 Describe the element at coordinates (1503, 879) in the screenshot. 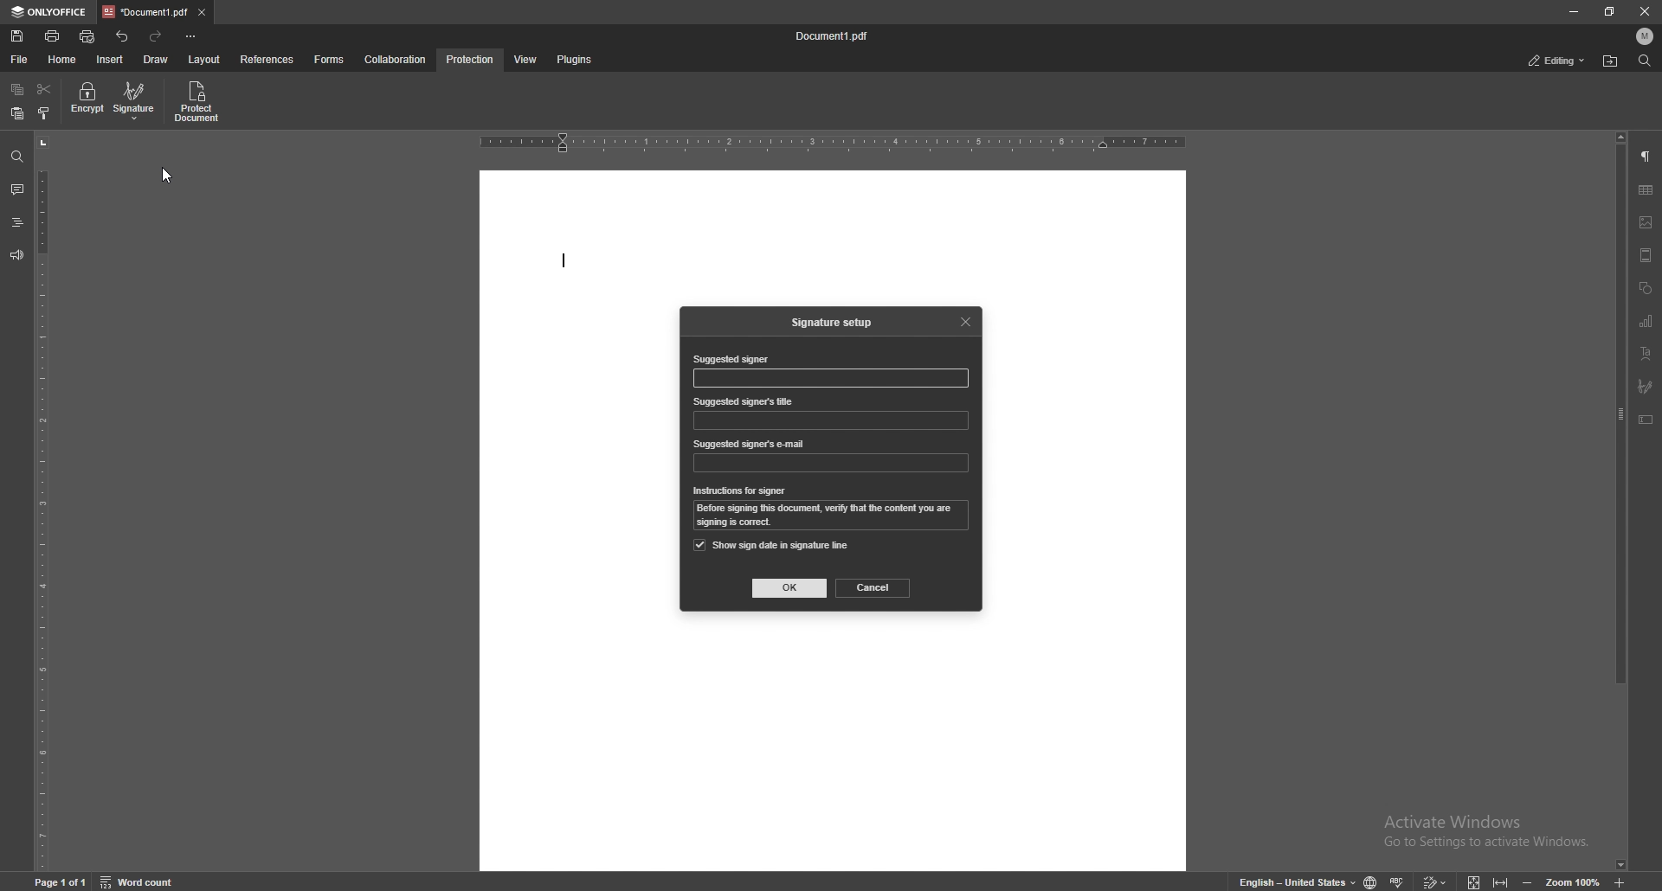

I see `fit to width` at that location.